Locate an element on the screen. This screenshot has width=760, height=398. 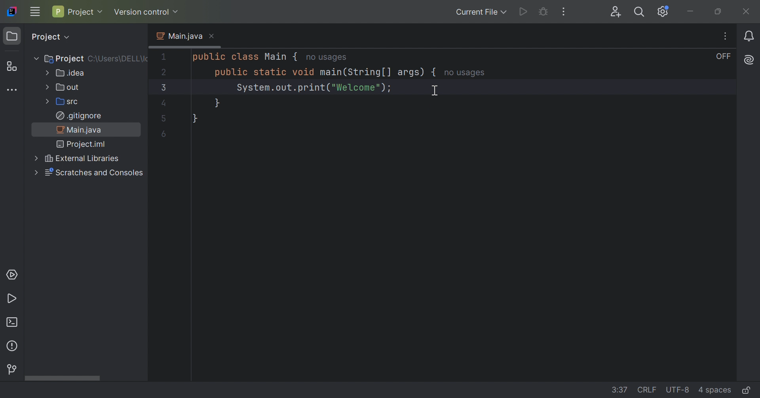
Problems is located at coordinates (13, 347).